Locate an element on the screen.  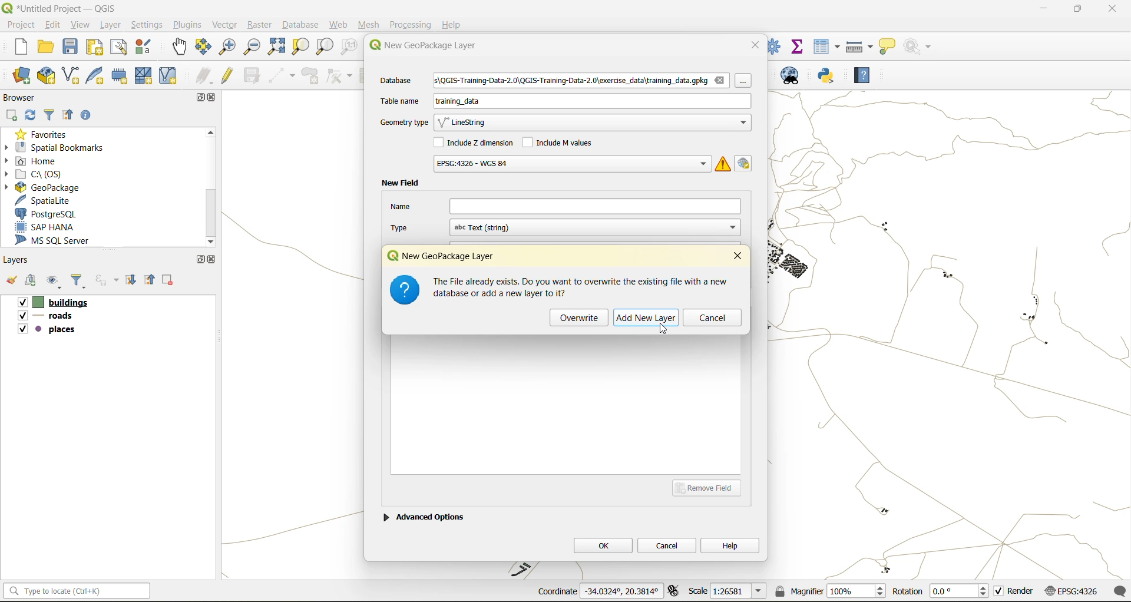
type(text string) is located at coordinates (563, 227).